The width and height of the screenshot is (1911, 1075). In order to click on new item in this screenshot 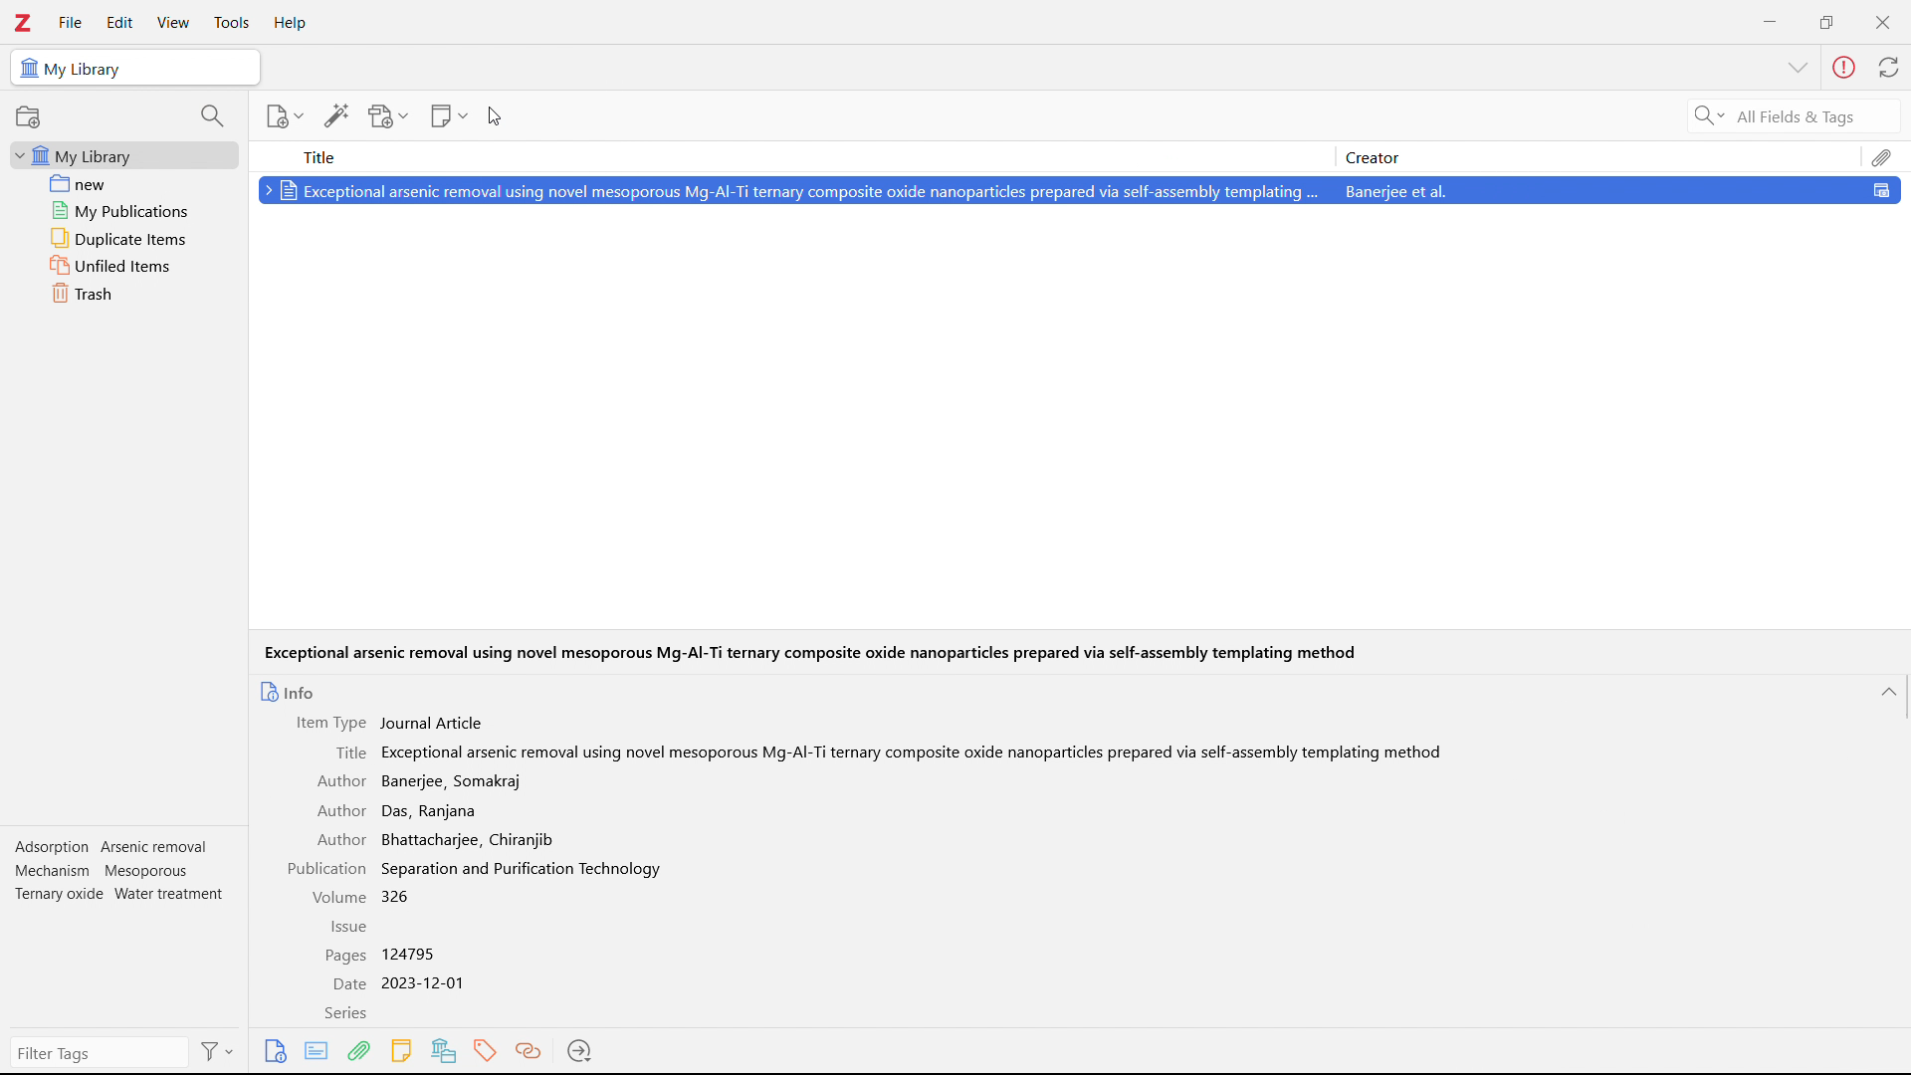, I will do `click(283, 115)`.